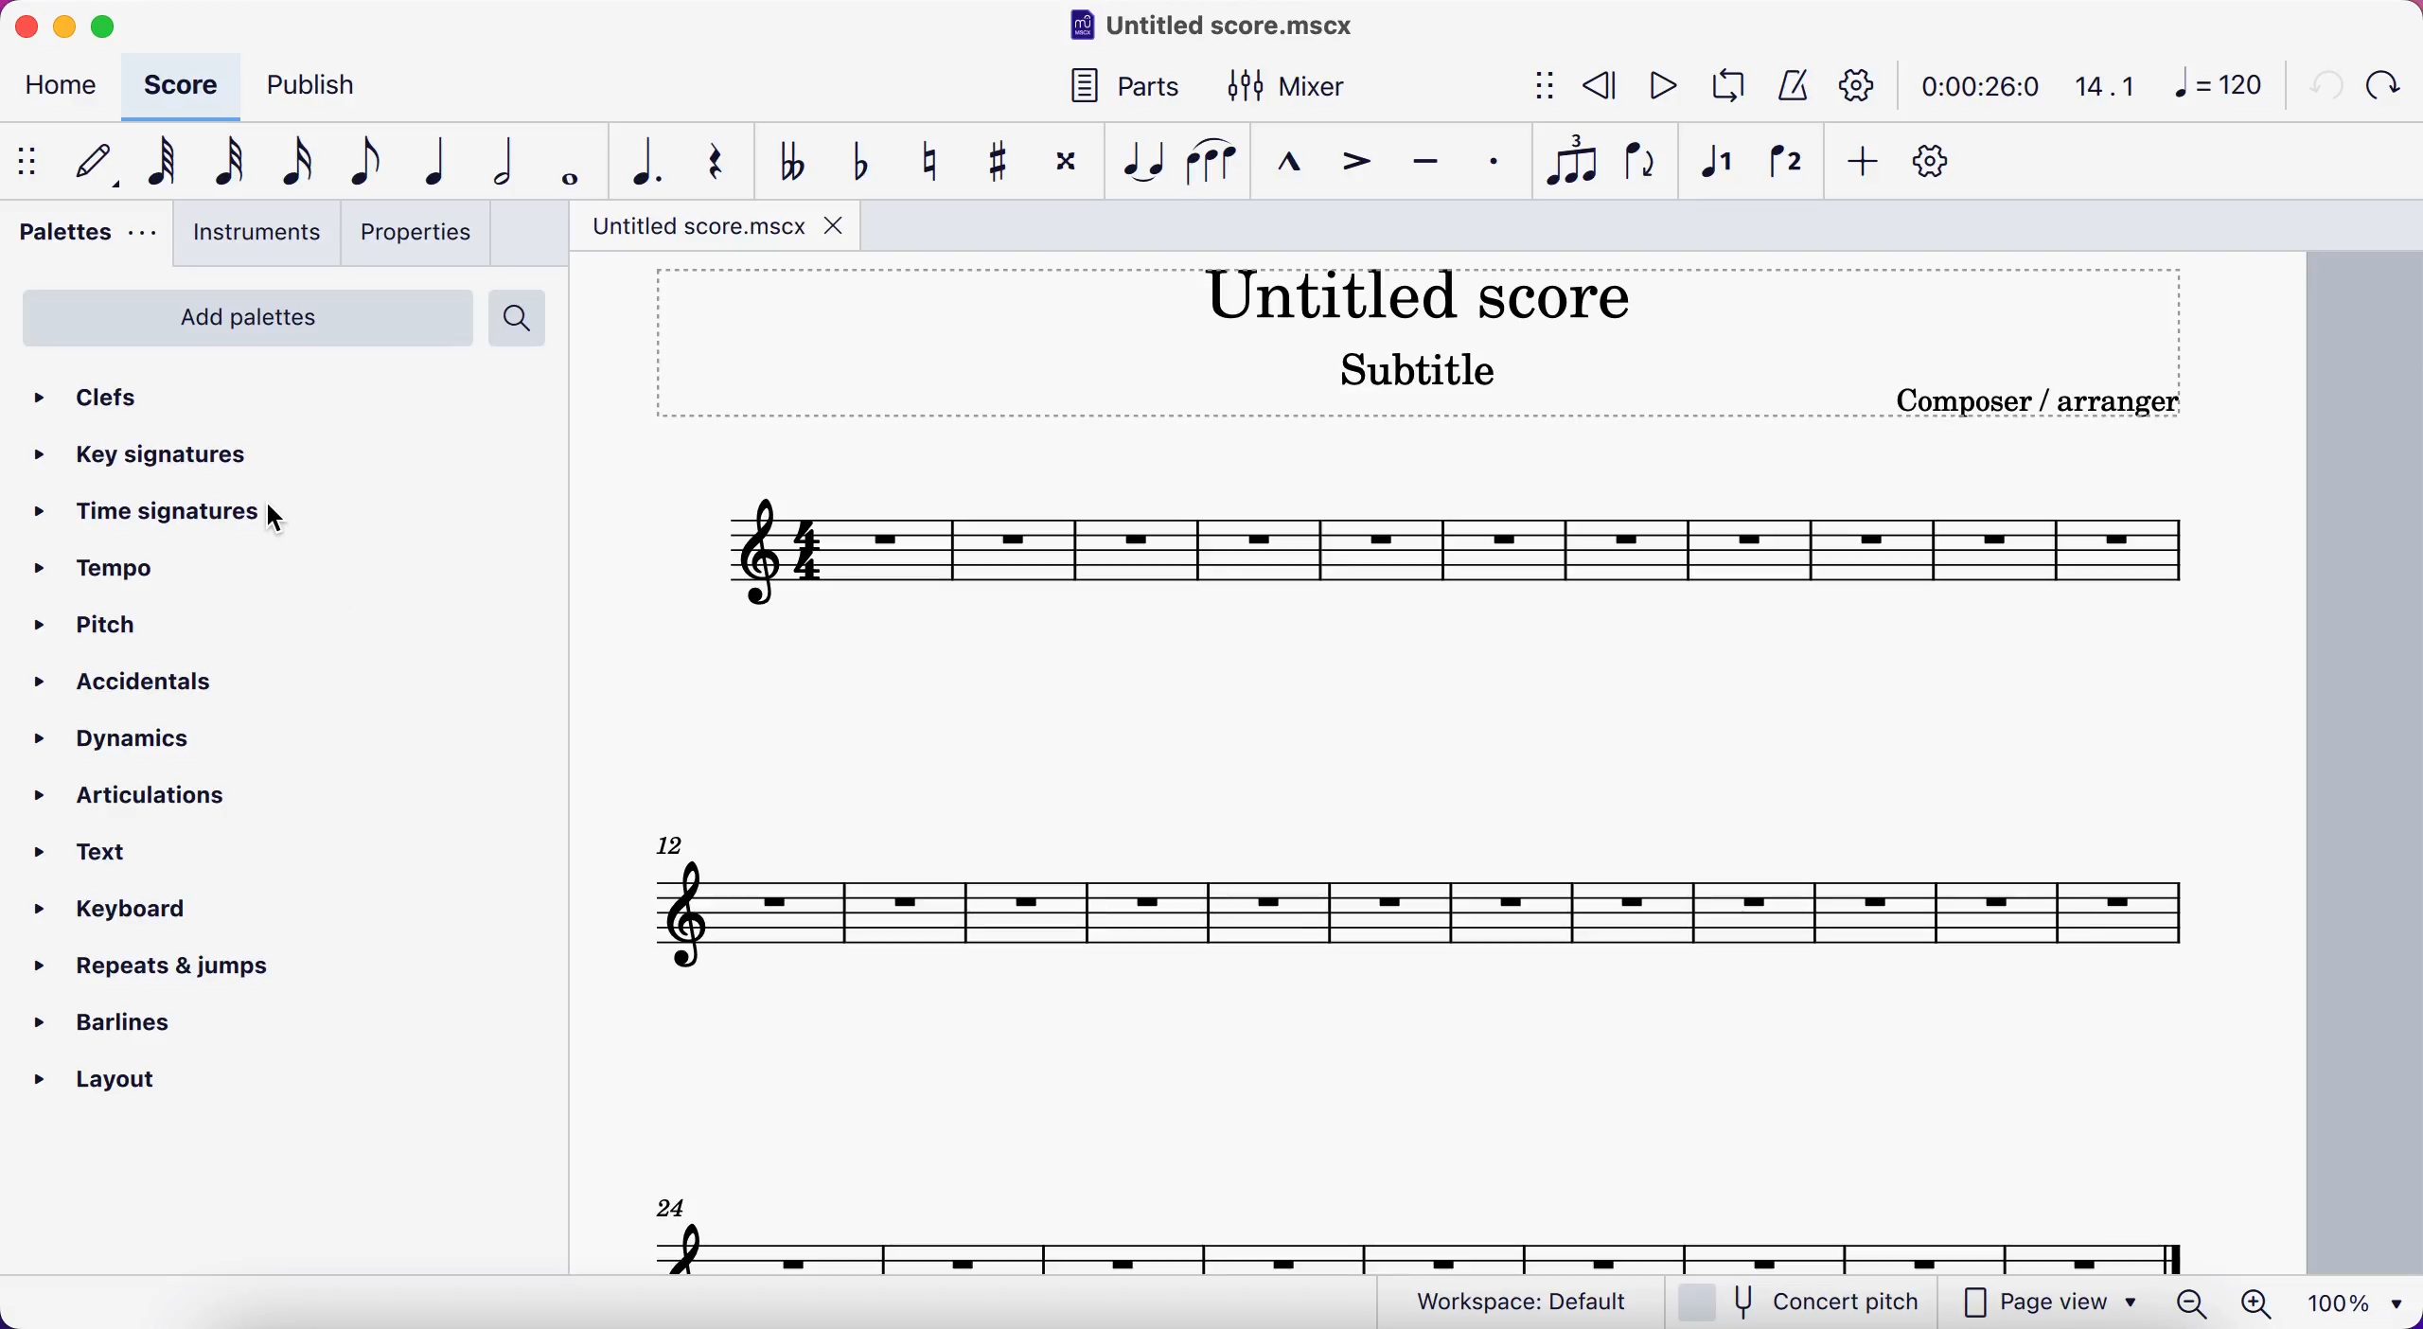 This screenshot has width=2423, height=1329. I want to click on minimize, so click(66, 30).